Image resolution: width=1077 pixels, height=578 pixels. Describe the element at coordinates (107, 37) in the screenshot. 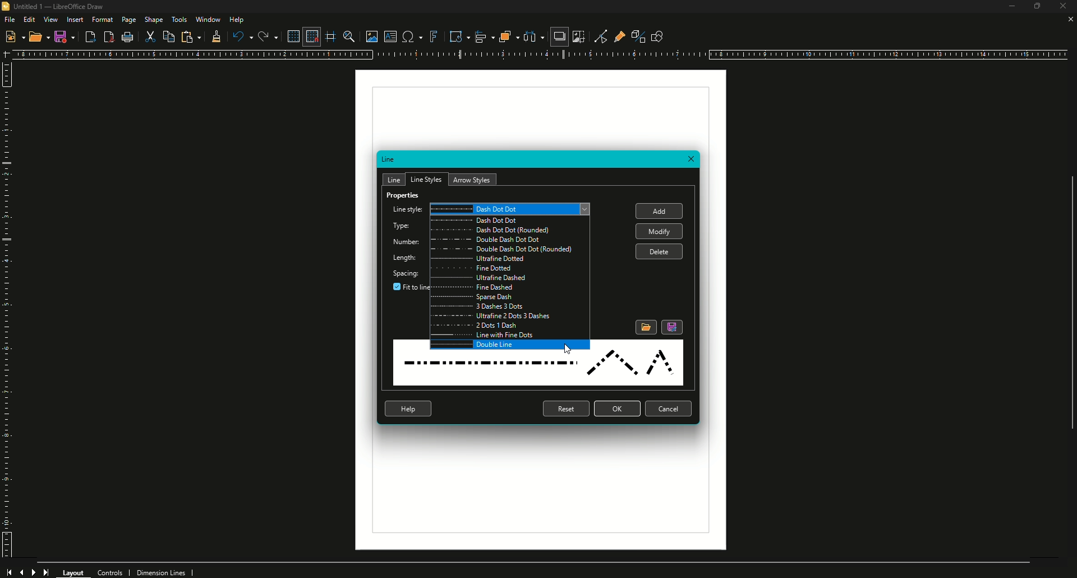

I see `Export to PDF` at that location.